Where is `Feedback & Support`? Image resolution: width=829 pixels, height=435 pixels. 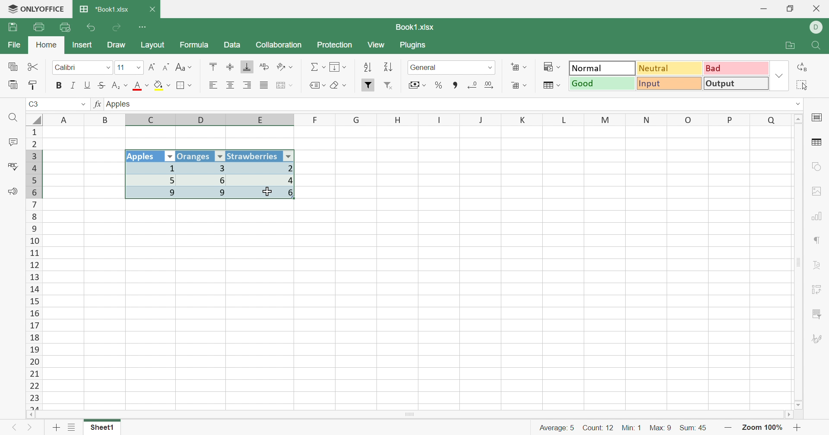
Feedback & Support is located at coordinates (14, 192).